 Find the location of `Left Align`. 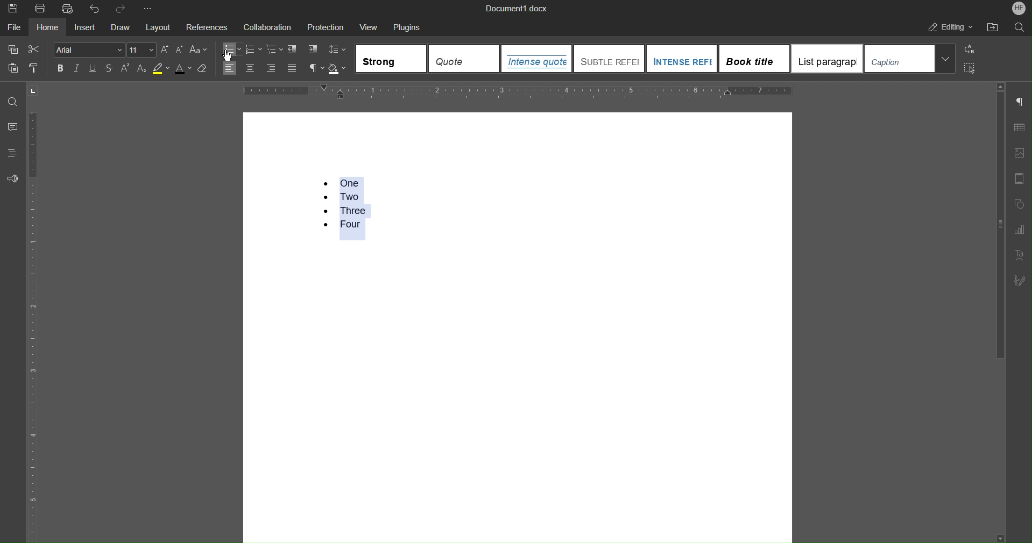

Left Align is located at coordinates (228, 68).